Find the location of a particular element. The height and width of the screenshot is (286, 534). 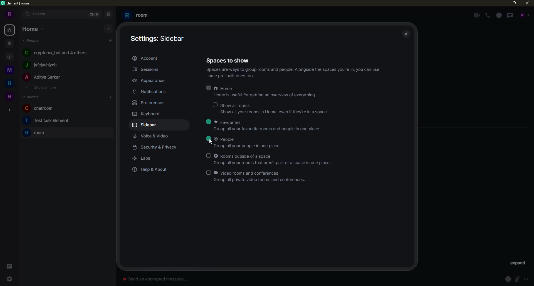

home is located at coordinates (224, 89).